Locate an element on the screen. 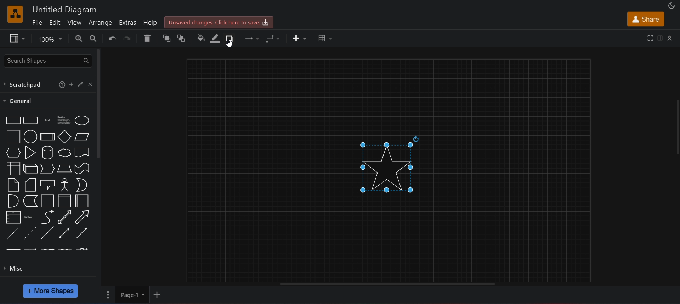  arrow is located at coordinates (84, 217).